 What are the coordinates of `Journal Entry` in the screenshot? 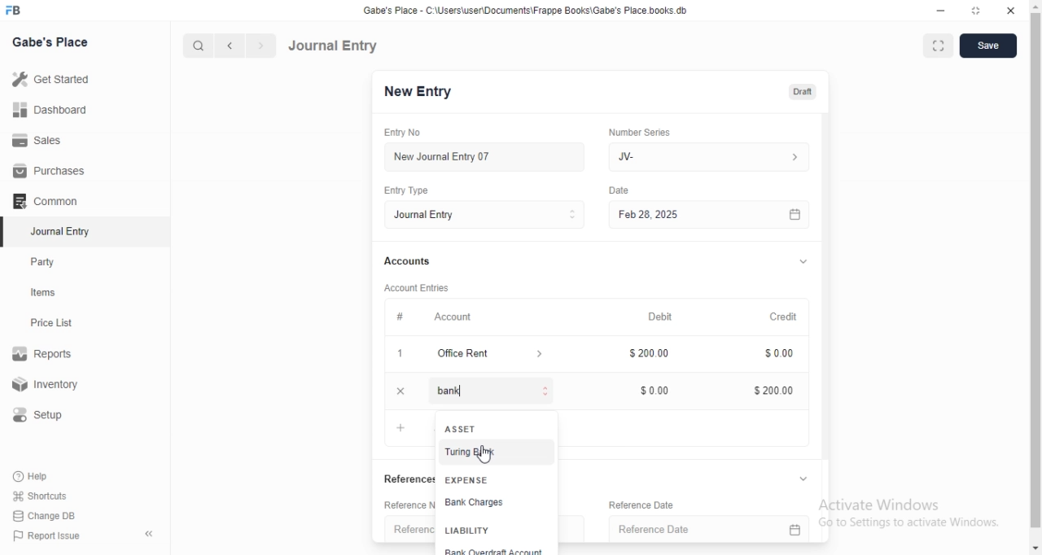 It's located at (333, 46).